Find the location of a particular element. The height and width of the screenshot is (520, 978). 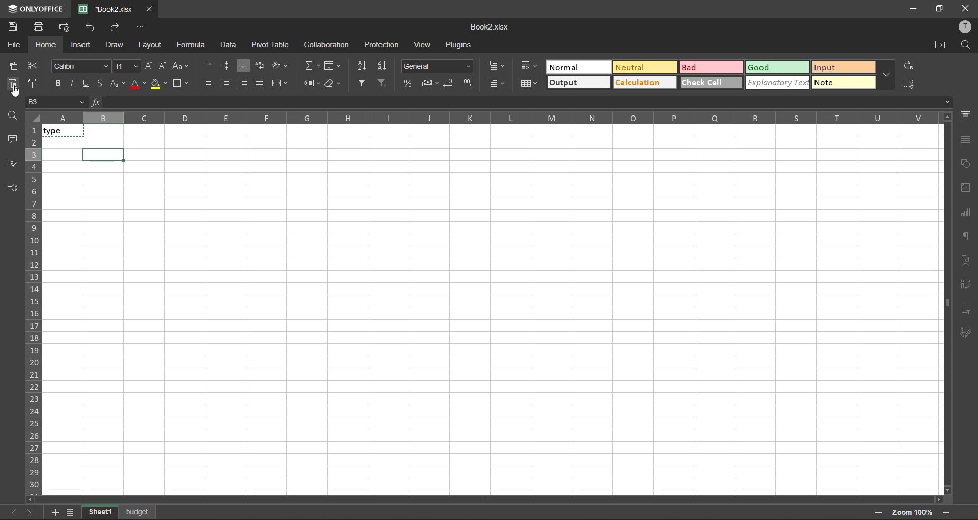

neutral is located at coordinates (644, 67).